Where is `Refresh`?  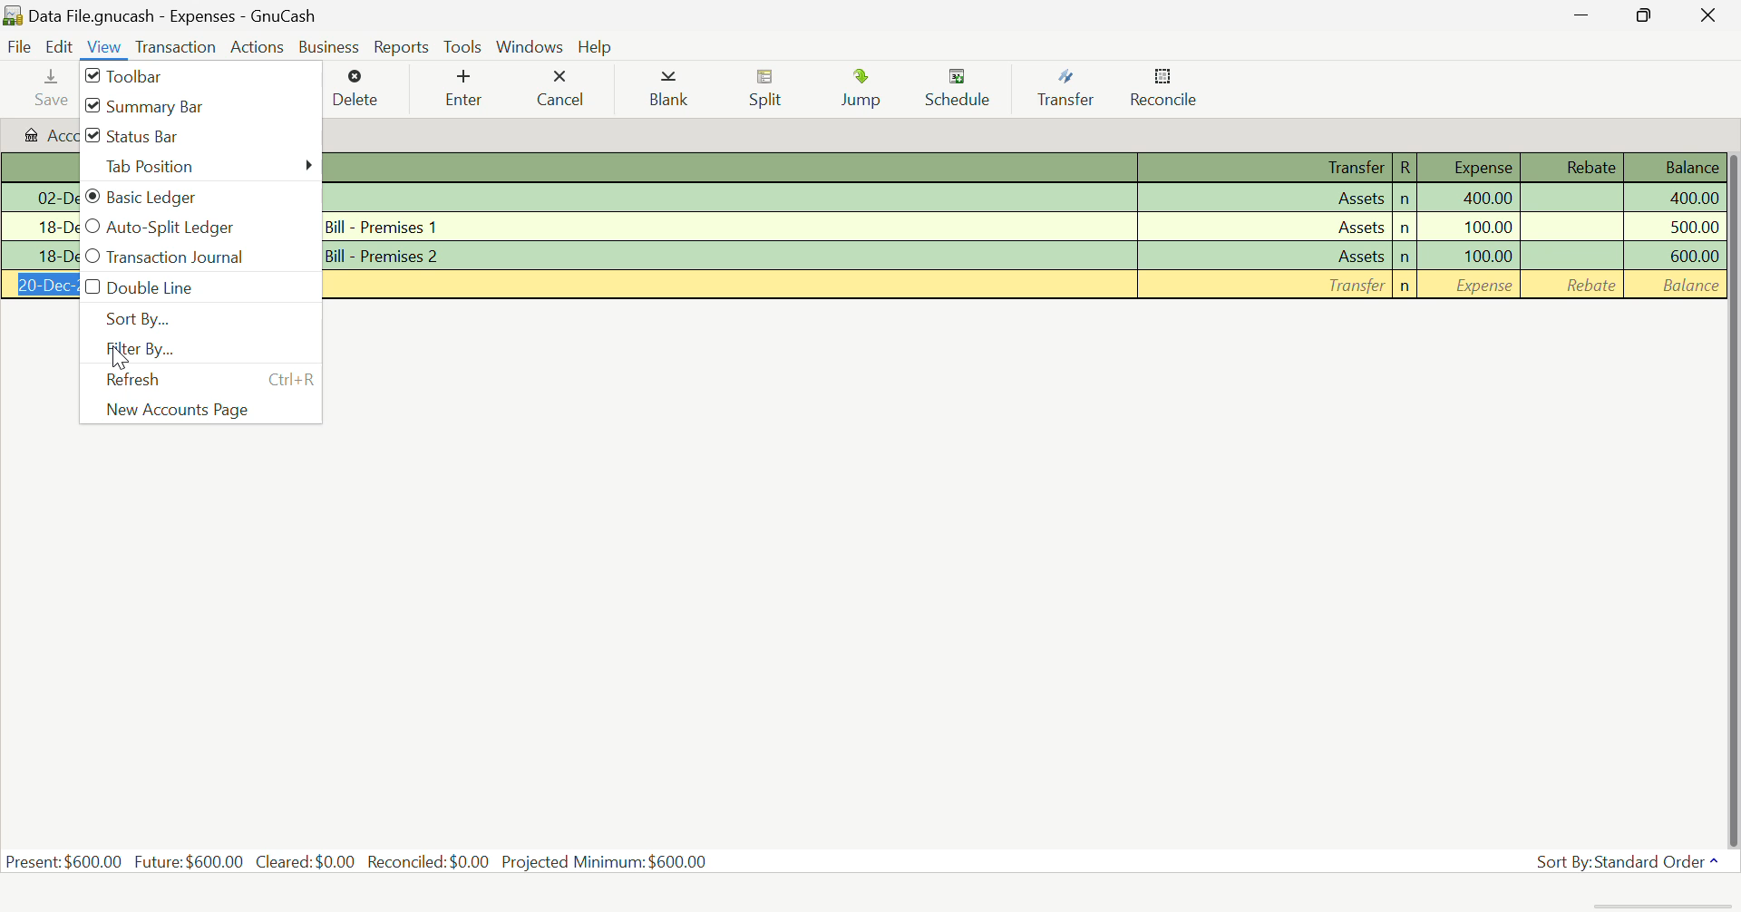
Refresh is located at coordinates (199, 379).